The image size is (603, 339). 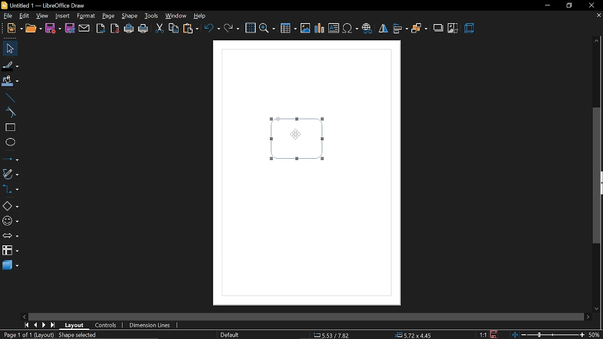 What do you see at coordinates (10, 189) in the screenshot?
I see `connectors` at bounding box center [10, 189].